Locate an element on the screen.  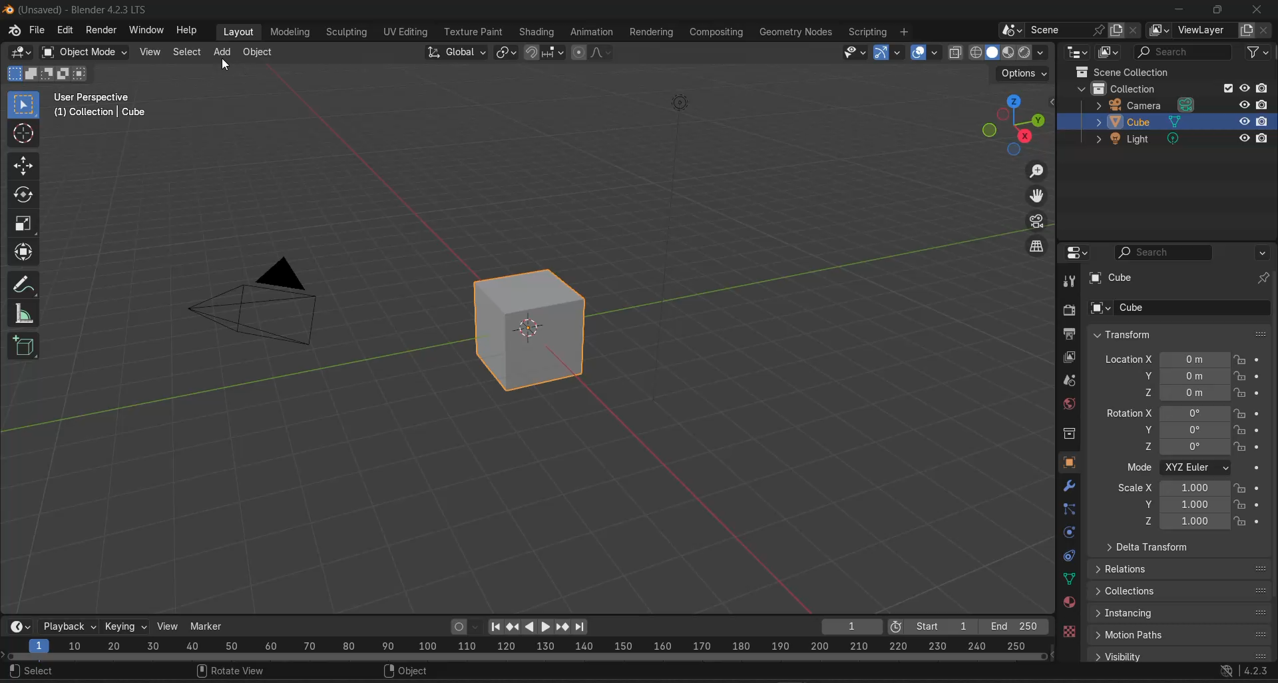
edit is located at coordinates (66, 29).